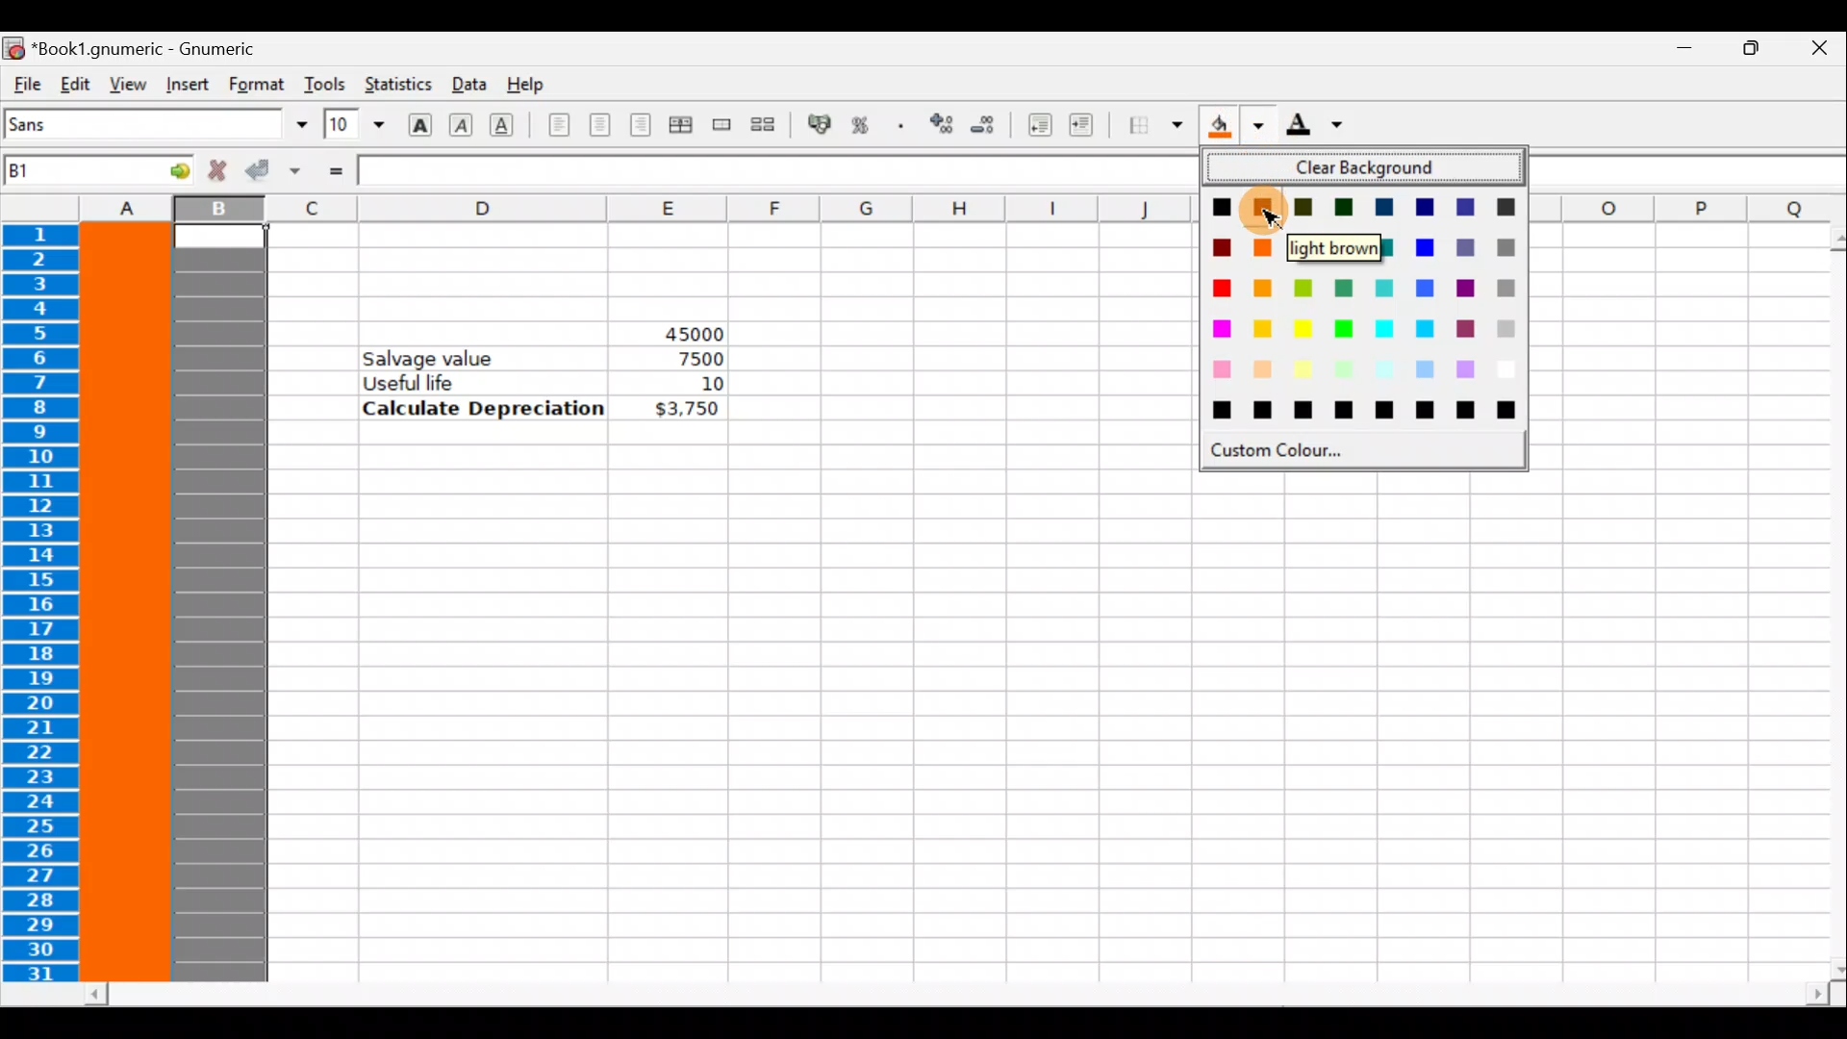  What do you see at coordinates (324, 84) in the screenshot?
I see `Tools` at bounding box center [324, 84].